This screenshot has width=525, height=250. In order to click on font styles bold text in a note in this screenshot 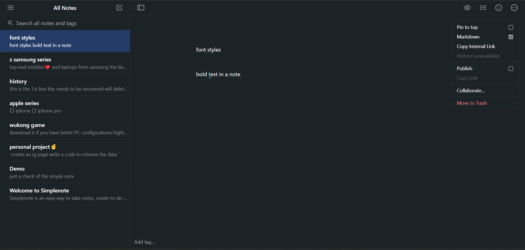, I will do `click(51, 46)`.